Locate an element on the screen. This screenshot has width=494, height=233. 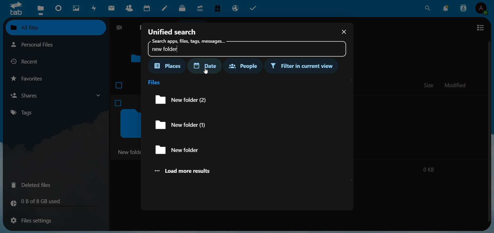
memory used is located at coordinates (53, 203).